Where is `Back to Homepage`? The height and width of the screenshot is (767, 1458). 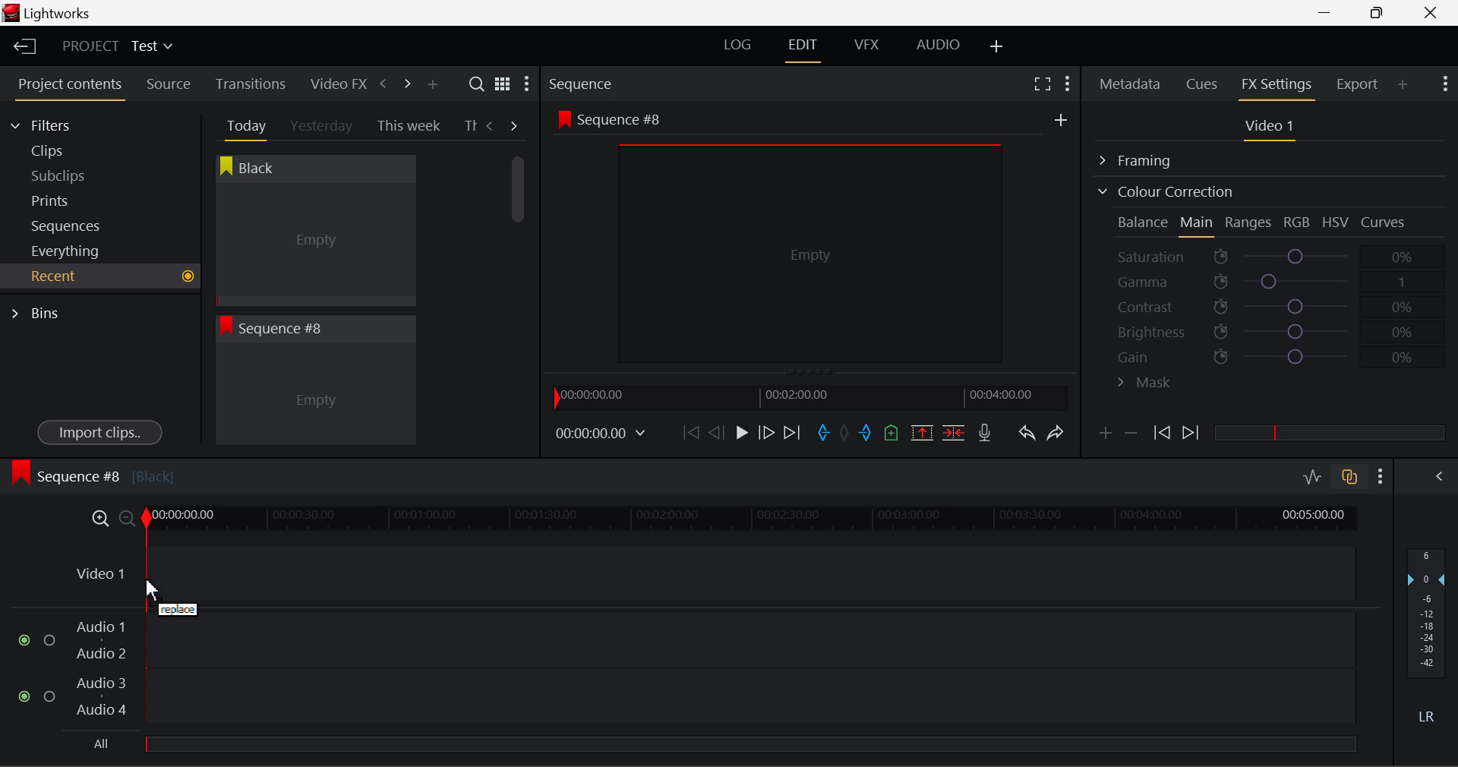 Back to Homepage is located at coordinates (20, 47).